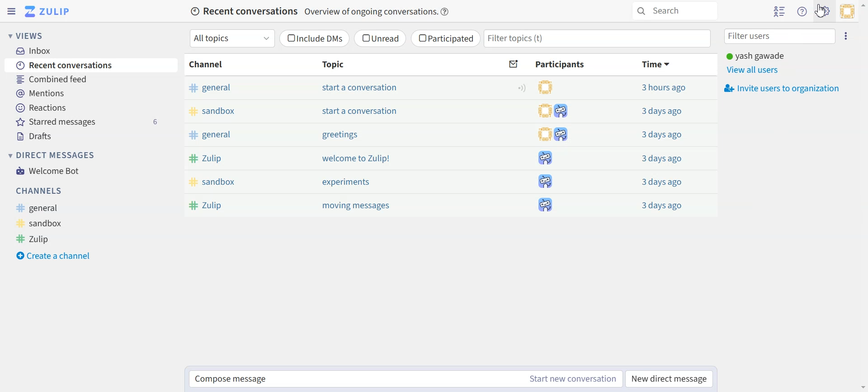  I want to click on participants, so click(547, 158).